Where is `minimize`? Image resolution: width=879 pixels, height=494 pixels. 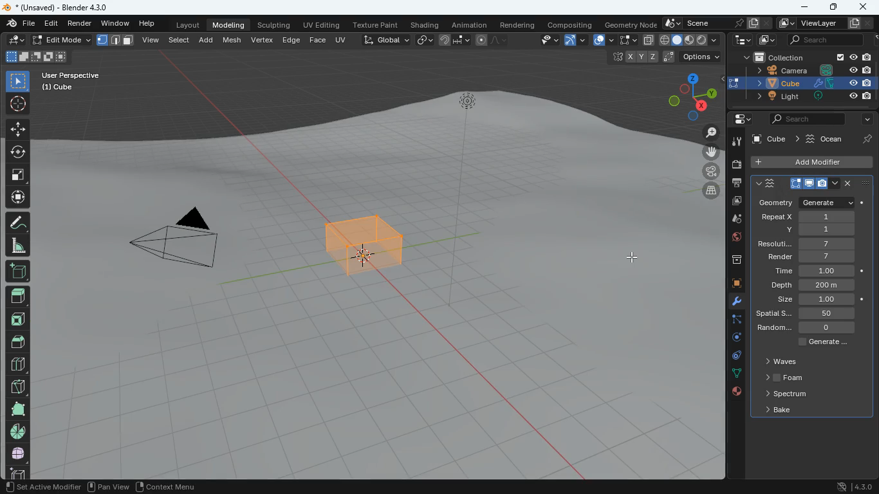 minimize is located at coordinates (806, 8).